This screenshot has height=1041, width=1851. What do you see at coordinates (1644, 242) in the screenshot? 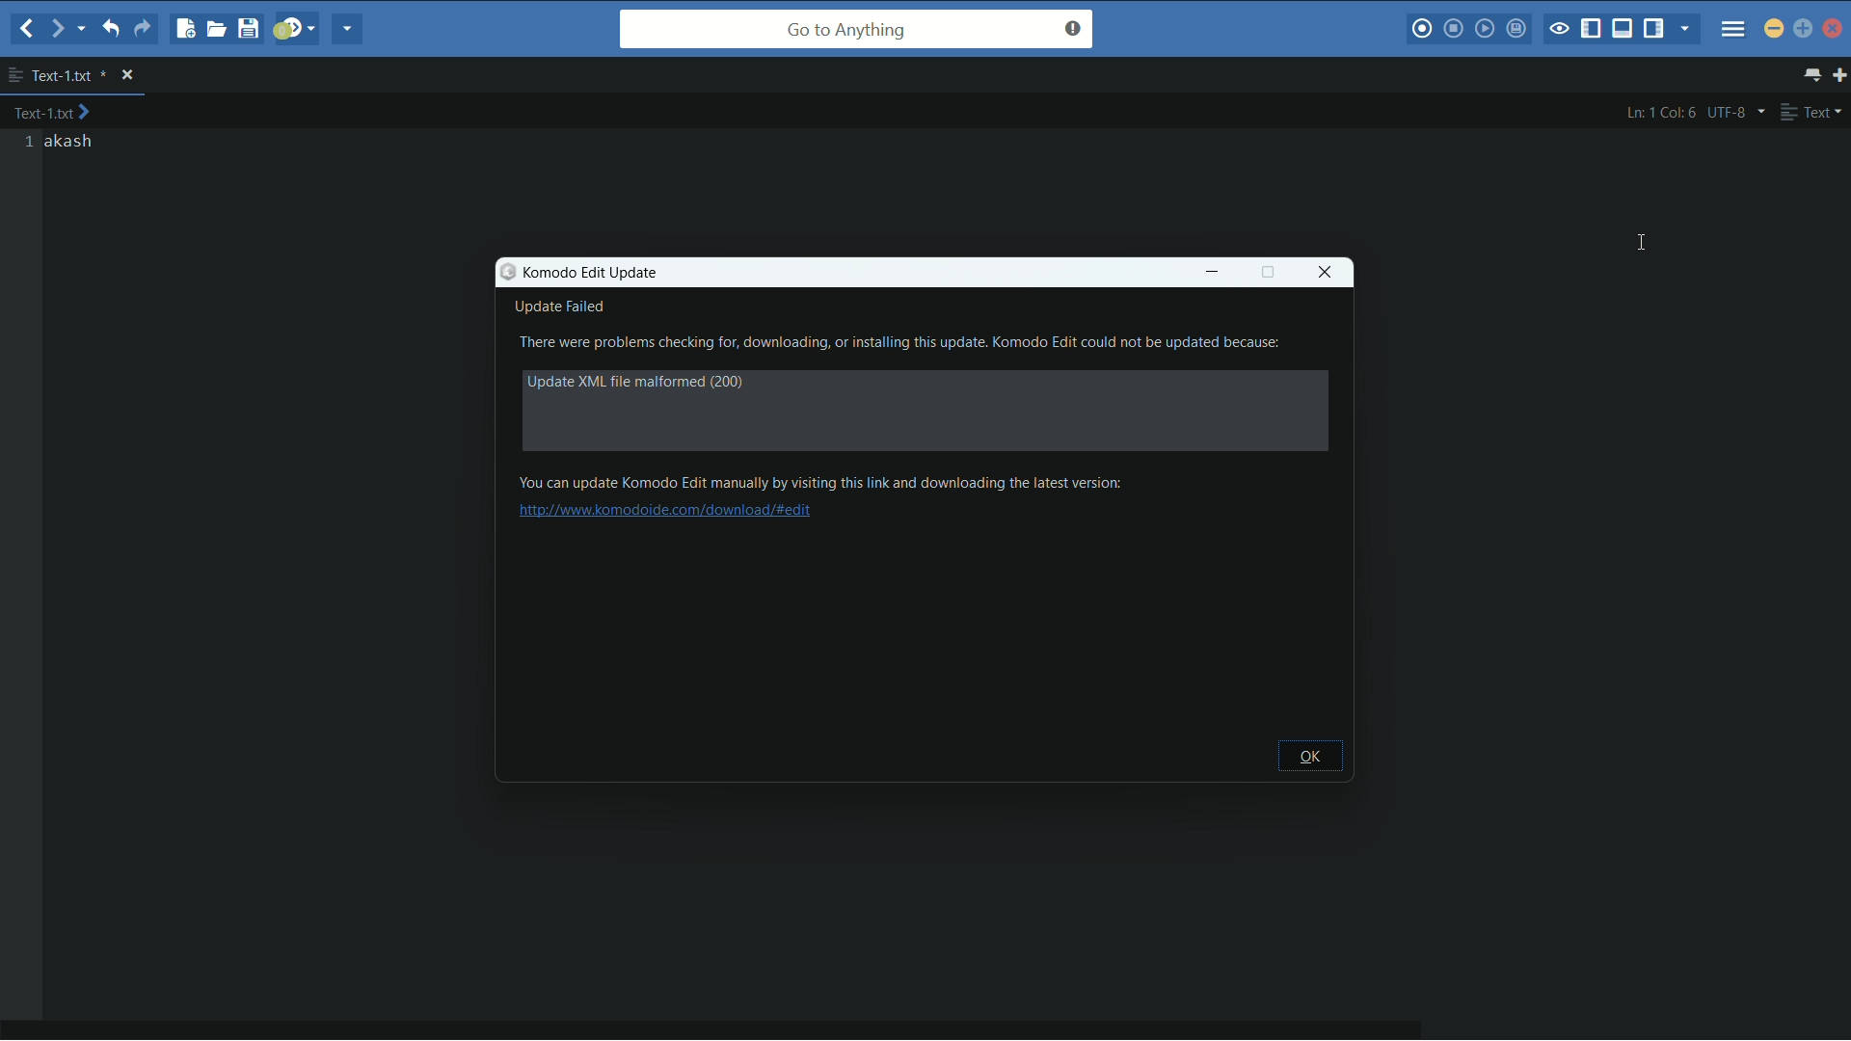
I see `cursor` at bounding box center [1644, 242].